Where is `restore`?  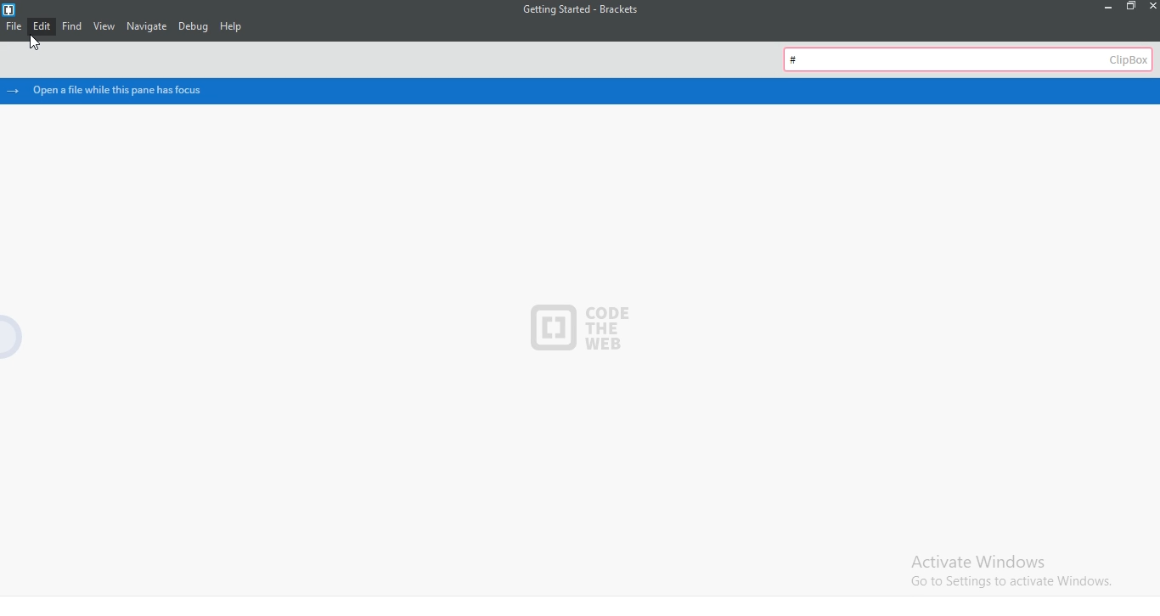
restore is located at coordinates (1129, 8).